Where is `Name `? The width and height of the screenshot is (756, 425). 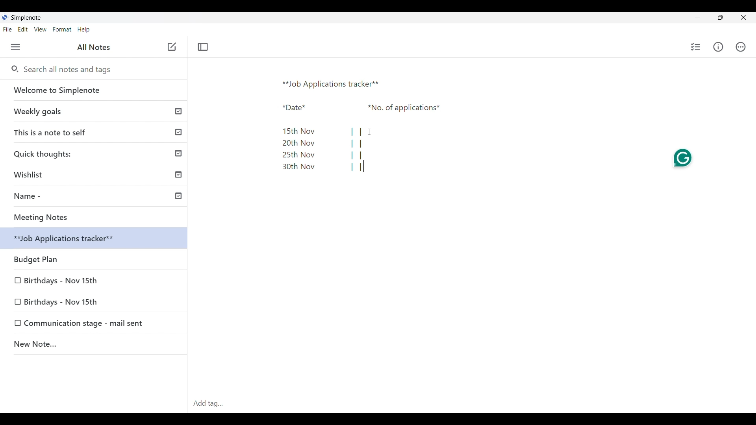
Name  is located at coordinates (97, 197).